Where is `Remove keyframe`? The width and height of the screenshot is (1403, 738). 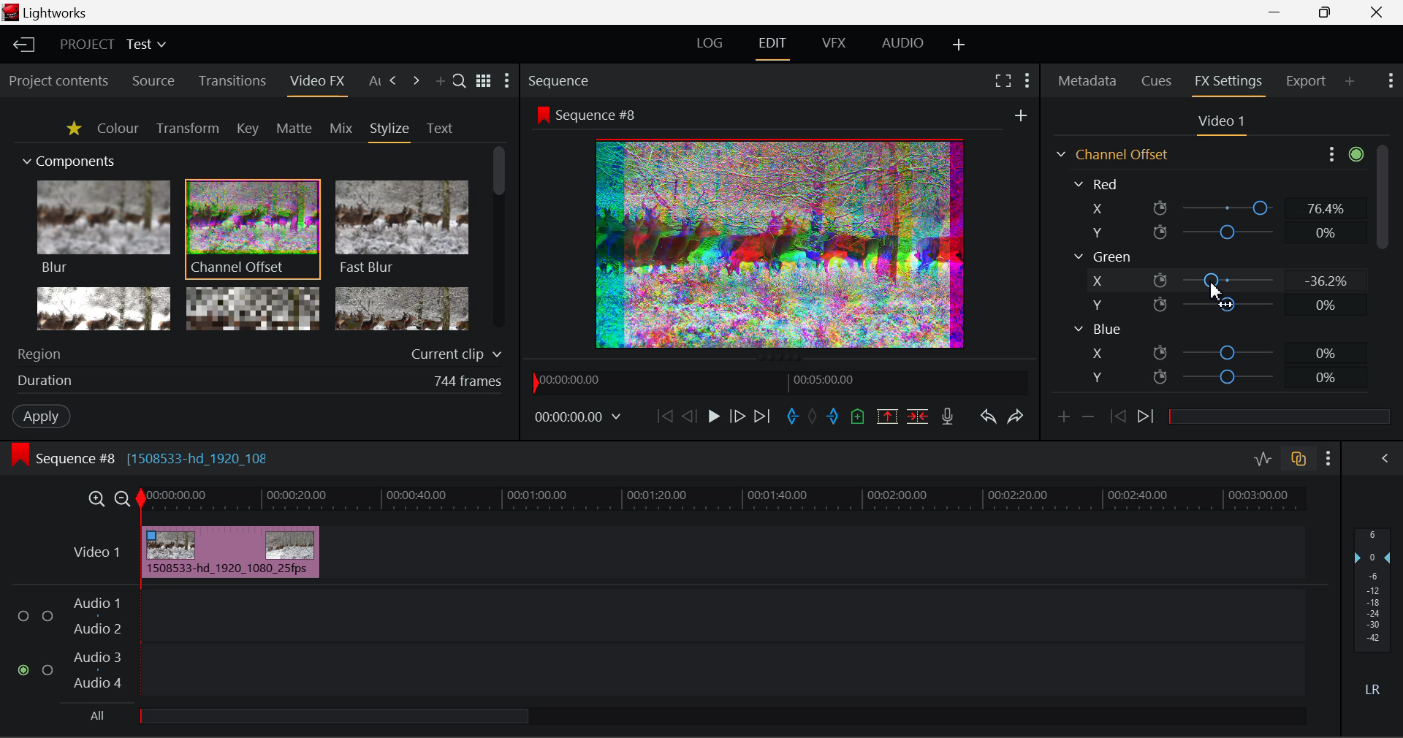 Remove keyframe is located at coordinates (1089, 421).